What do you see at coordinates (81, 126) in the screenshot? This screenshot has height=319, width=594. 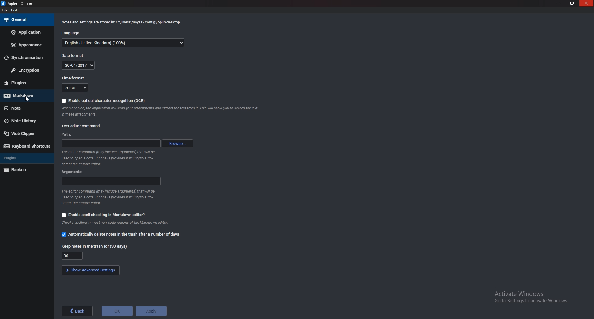 I see `Text editor Command` at bounding box center [81, 126].